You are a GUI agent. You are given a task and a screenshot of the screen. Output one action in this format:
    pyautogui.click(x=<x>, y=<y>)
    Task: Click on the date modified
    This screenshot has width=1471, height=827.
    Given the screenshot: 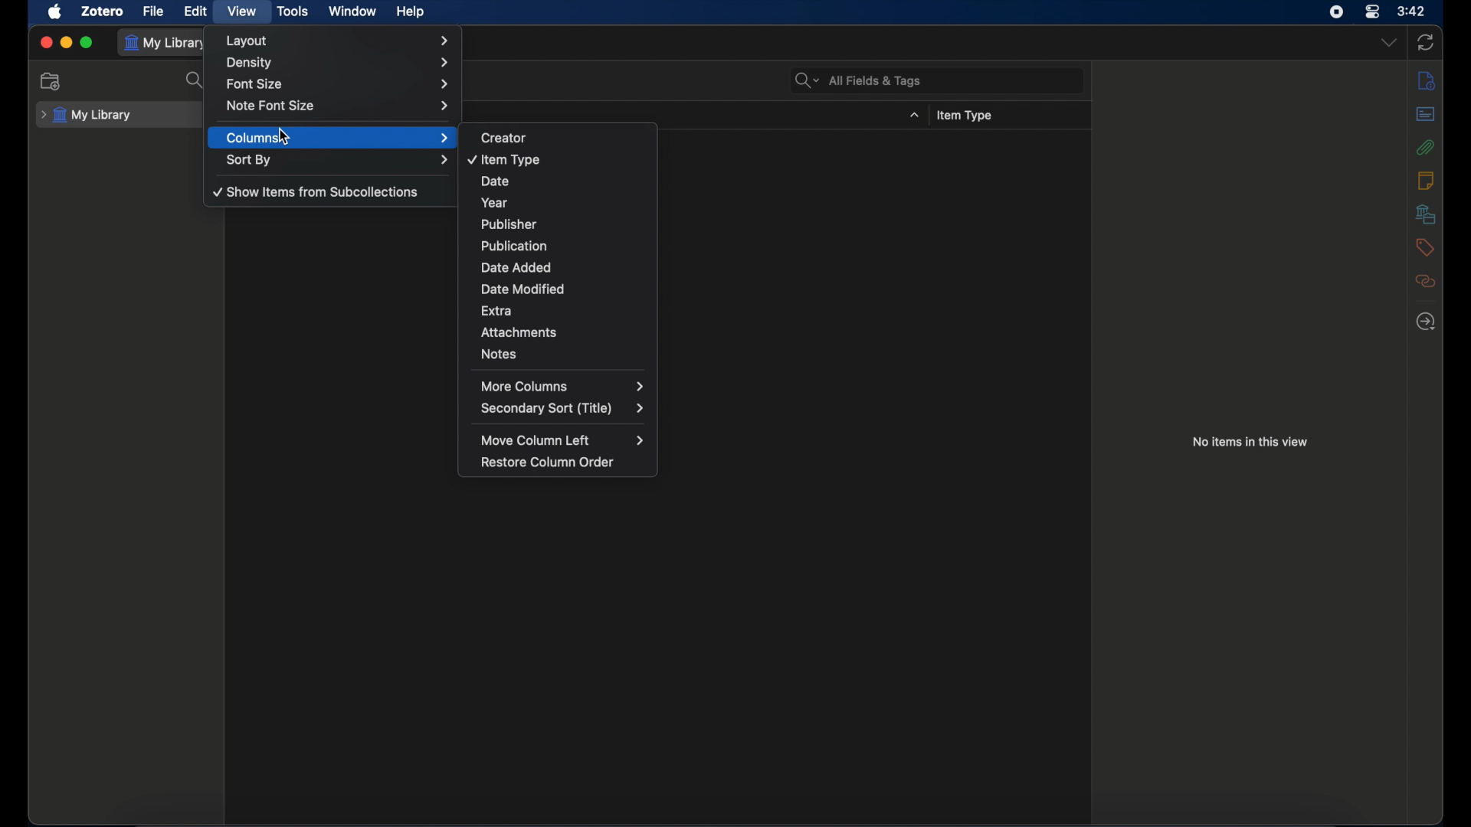 What is the action you would take?
    pyautogui.click(x=565, y=288)
    